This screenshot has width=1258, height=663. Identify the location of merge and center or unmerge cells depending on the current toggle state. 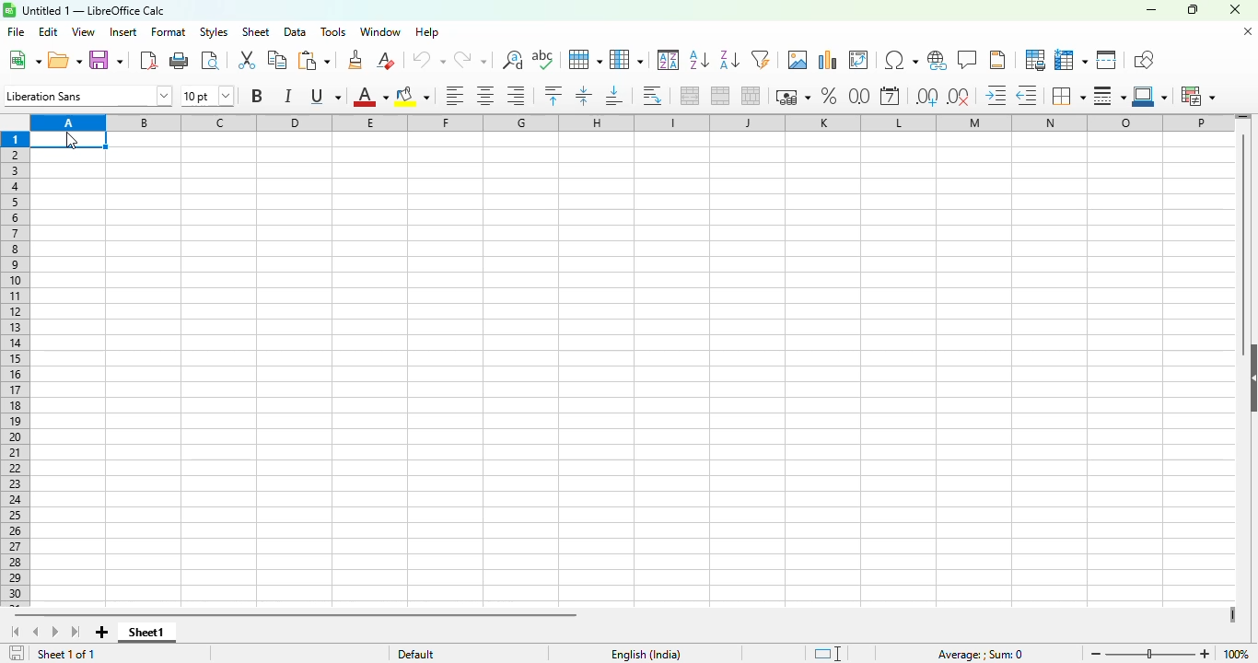
(691, 96).